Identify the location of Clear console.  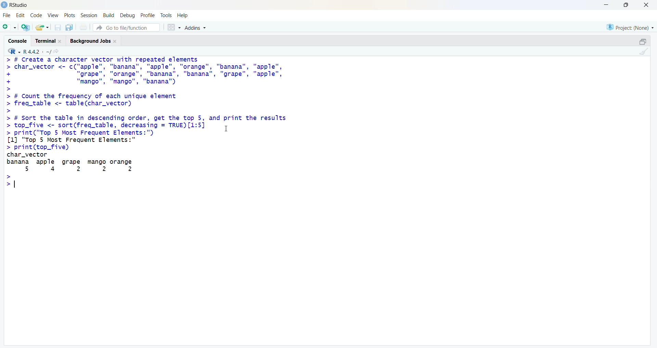
(643, 52).